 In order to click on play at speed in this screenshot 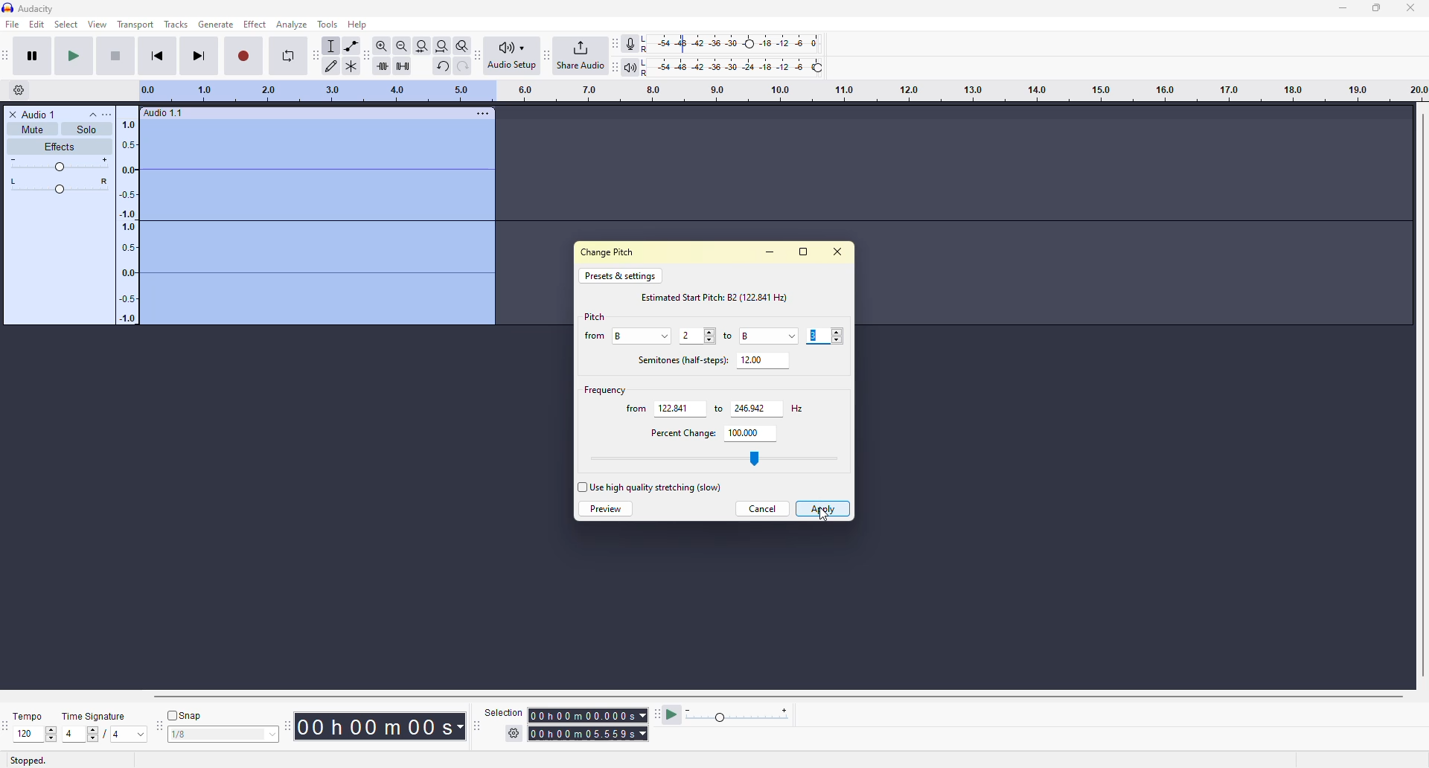, I will do `click(673, 714)`.